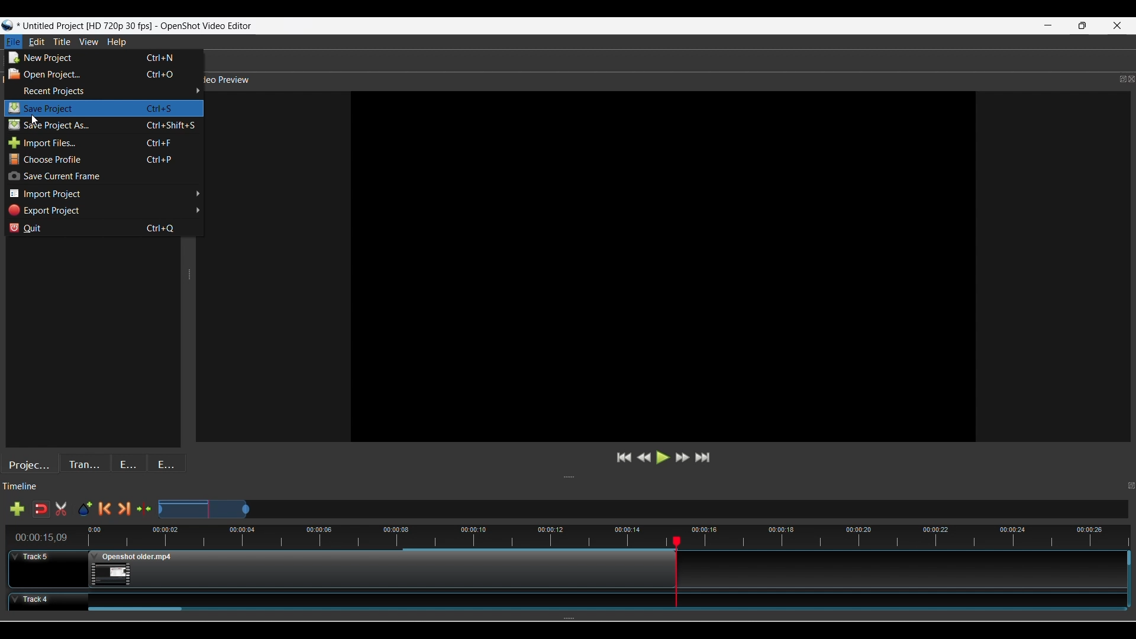 This screenshot has width=1136, height=639. What do you see at coordinates (30, 463) in the screenshot?
I see `Project files` at bounding box center [30, 463].